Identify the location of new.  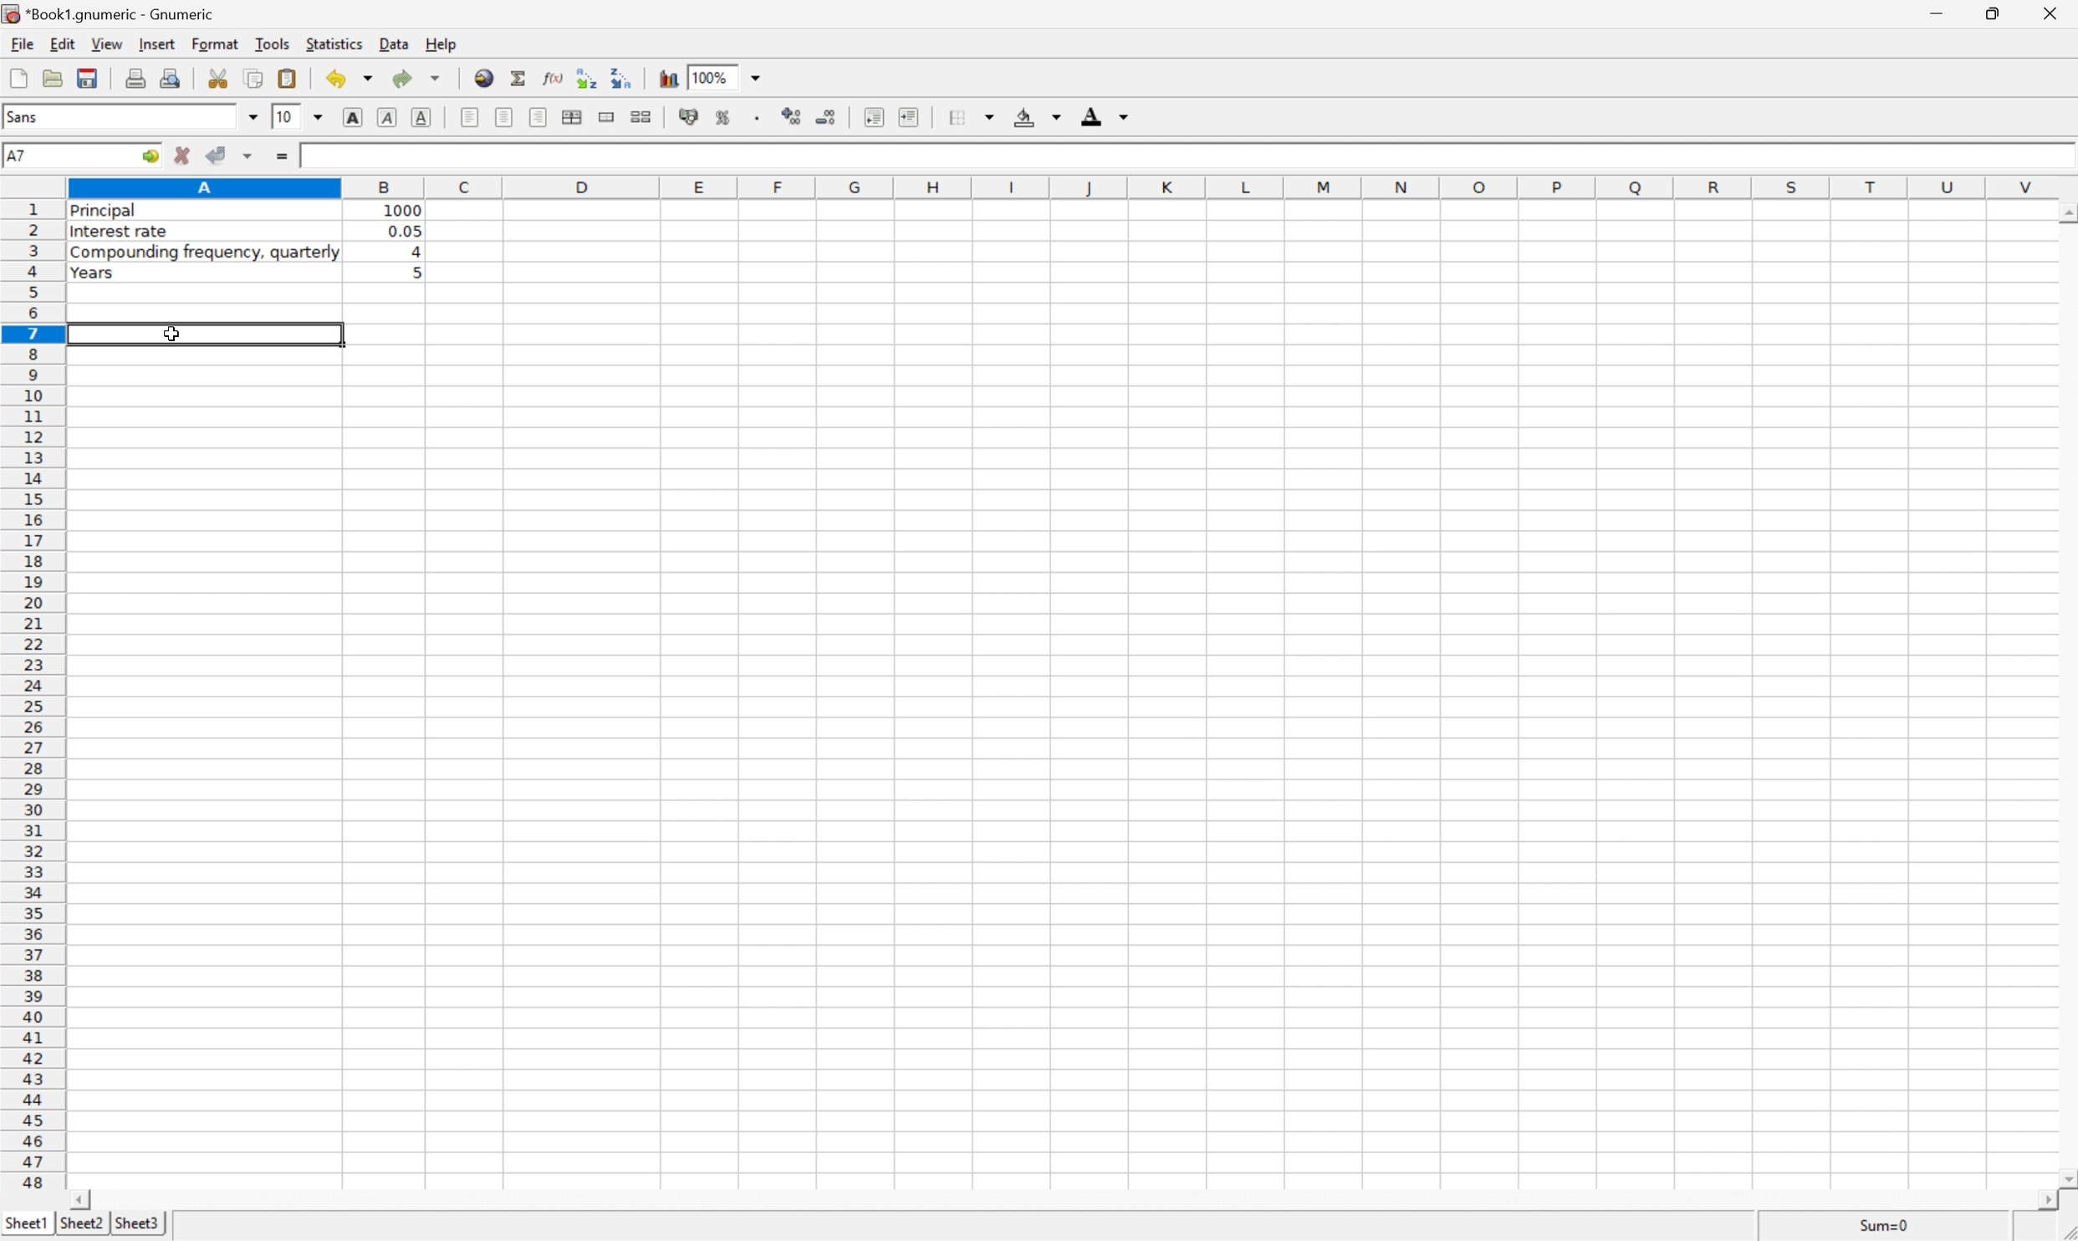
(16, 76).